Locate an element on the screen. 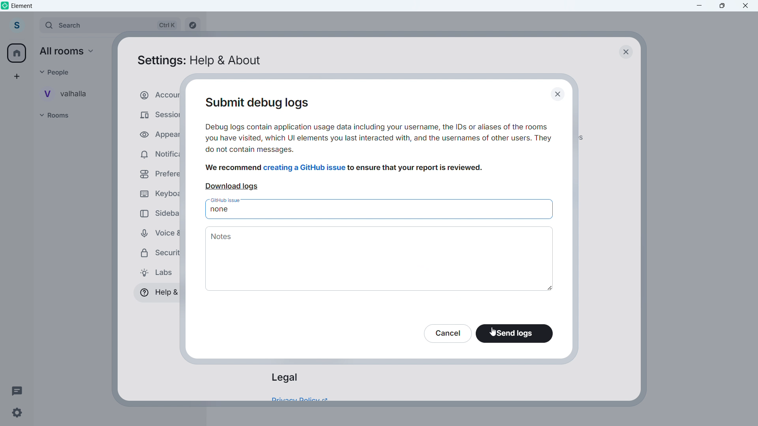 The height and width of the screenshot is (426, 758). home  is located at coordinates (17, 53).